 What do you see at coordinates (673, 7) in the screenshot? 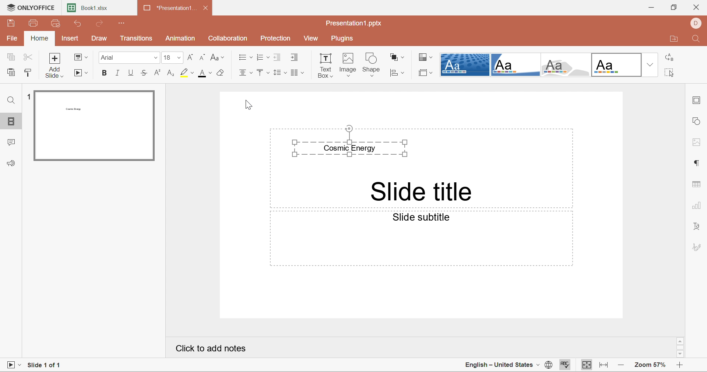
I see `Restore Down` at bounding box center [673, 7].